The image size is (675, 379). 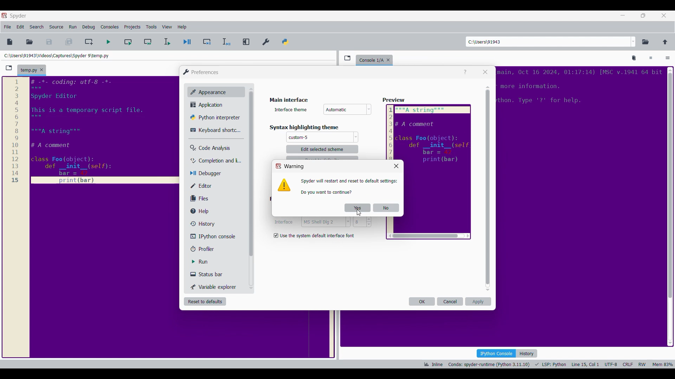 What do you see at coordinates (217, 287) in the screenshot?
I see `Variable explorer` at bounding box center [217, 287].